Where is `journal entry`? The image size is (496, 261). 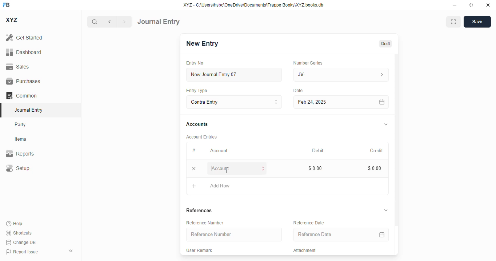 journal entry is located at coordinates (29, 110).